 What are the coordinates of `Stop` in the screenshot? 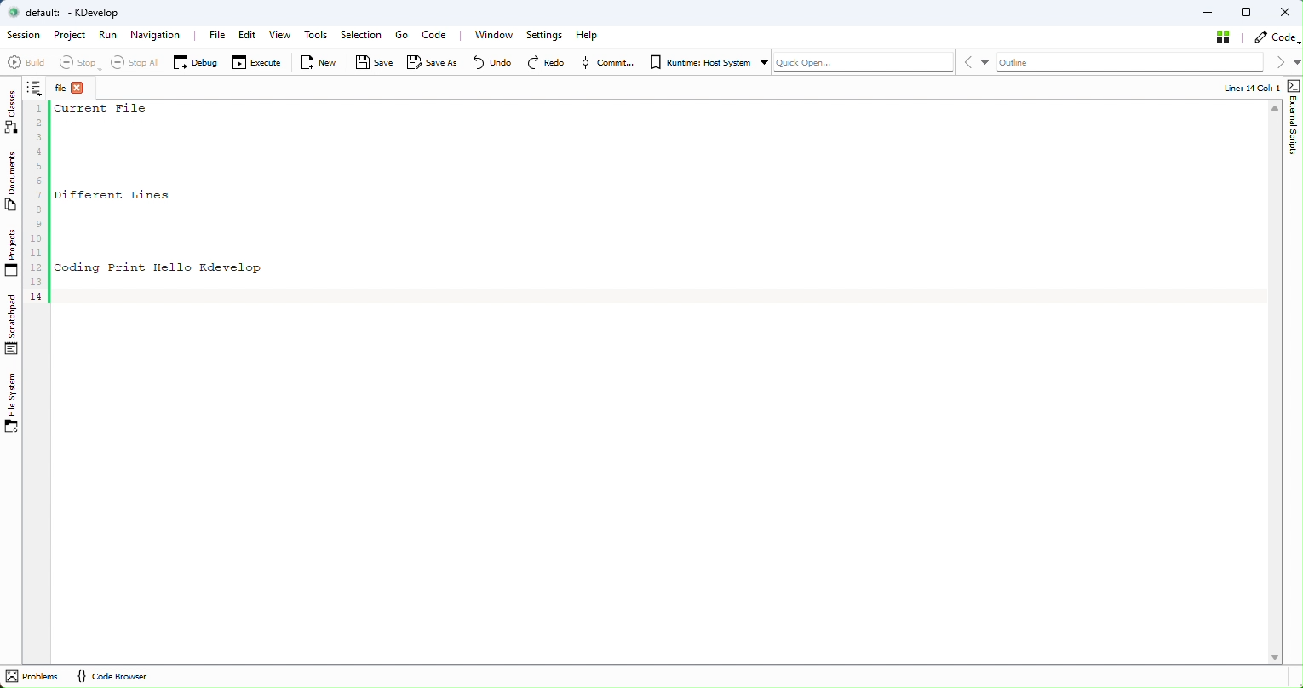 It's located at (76, 63).